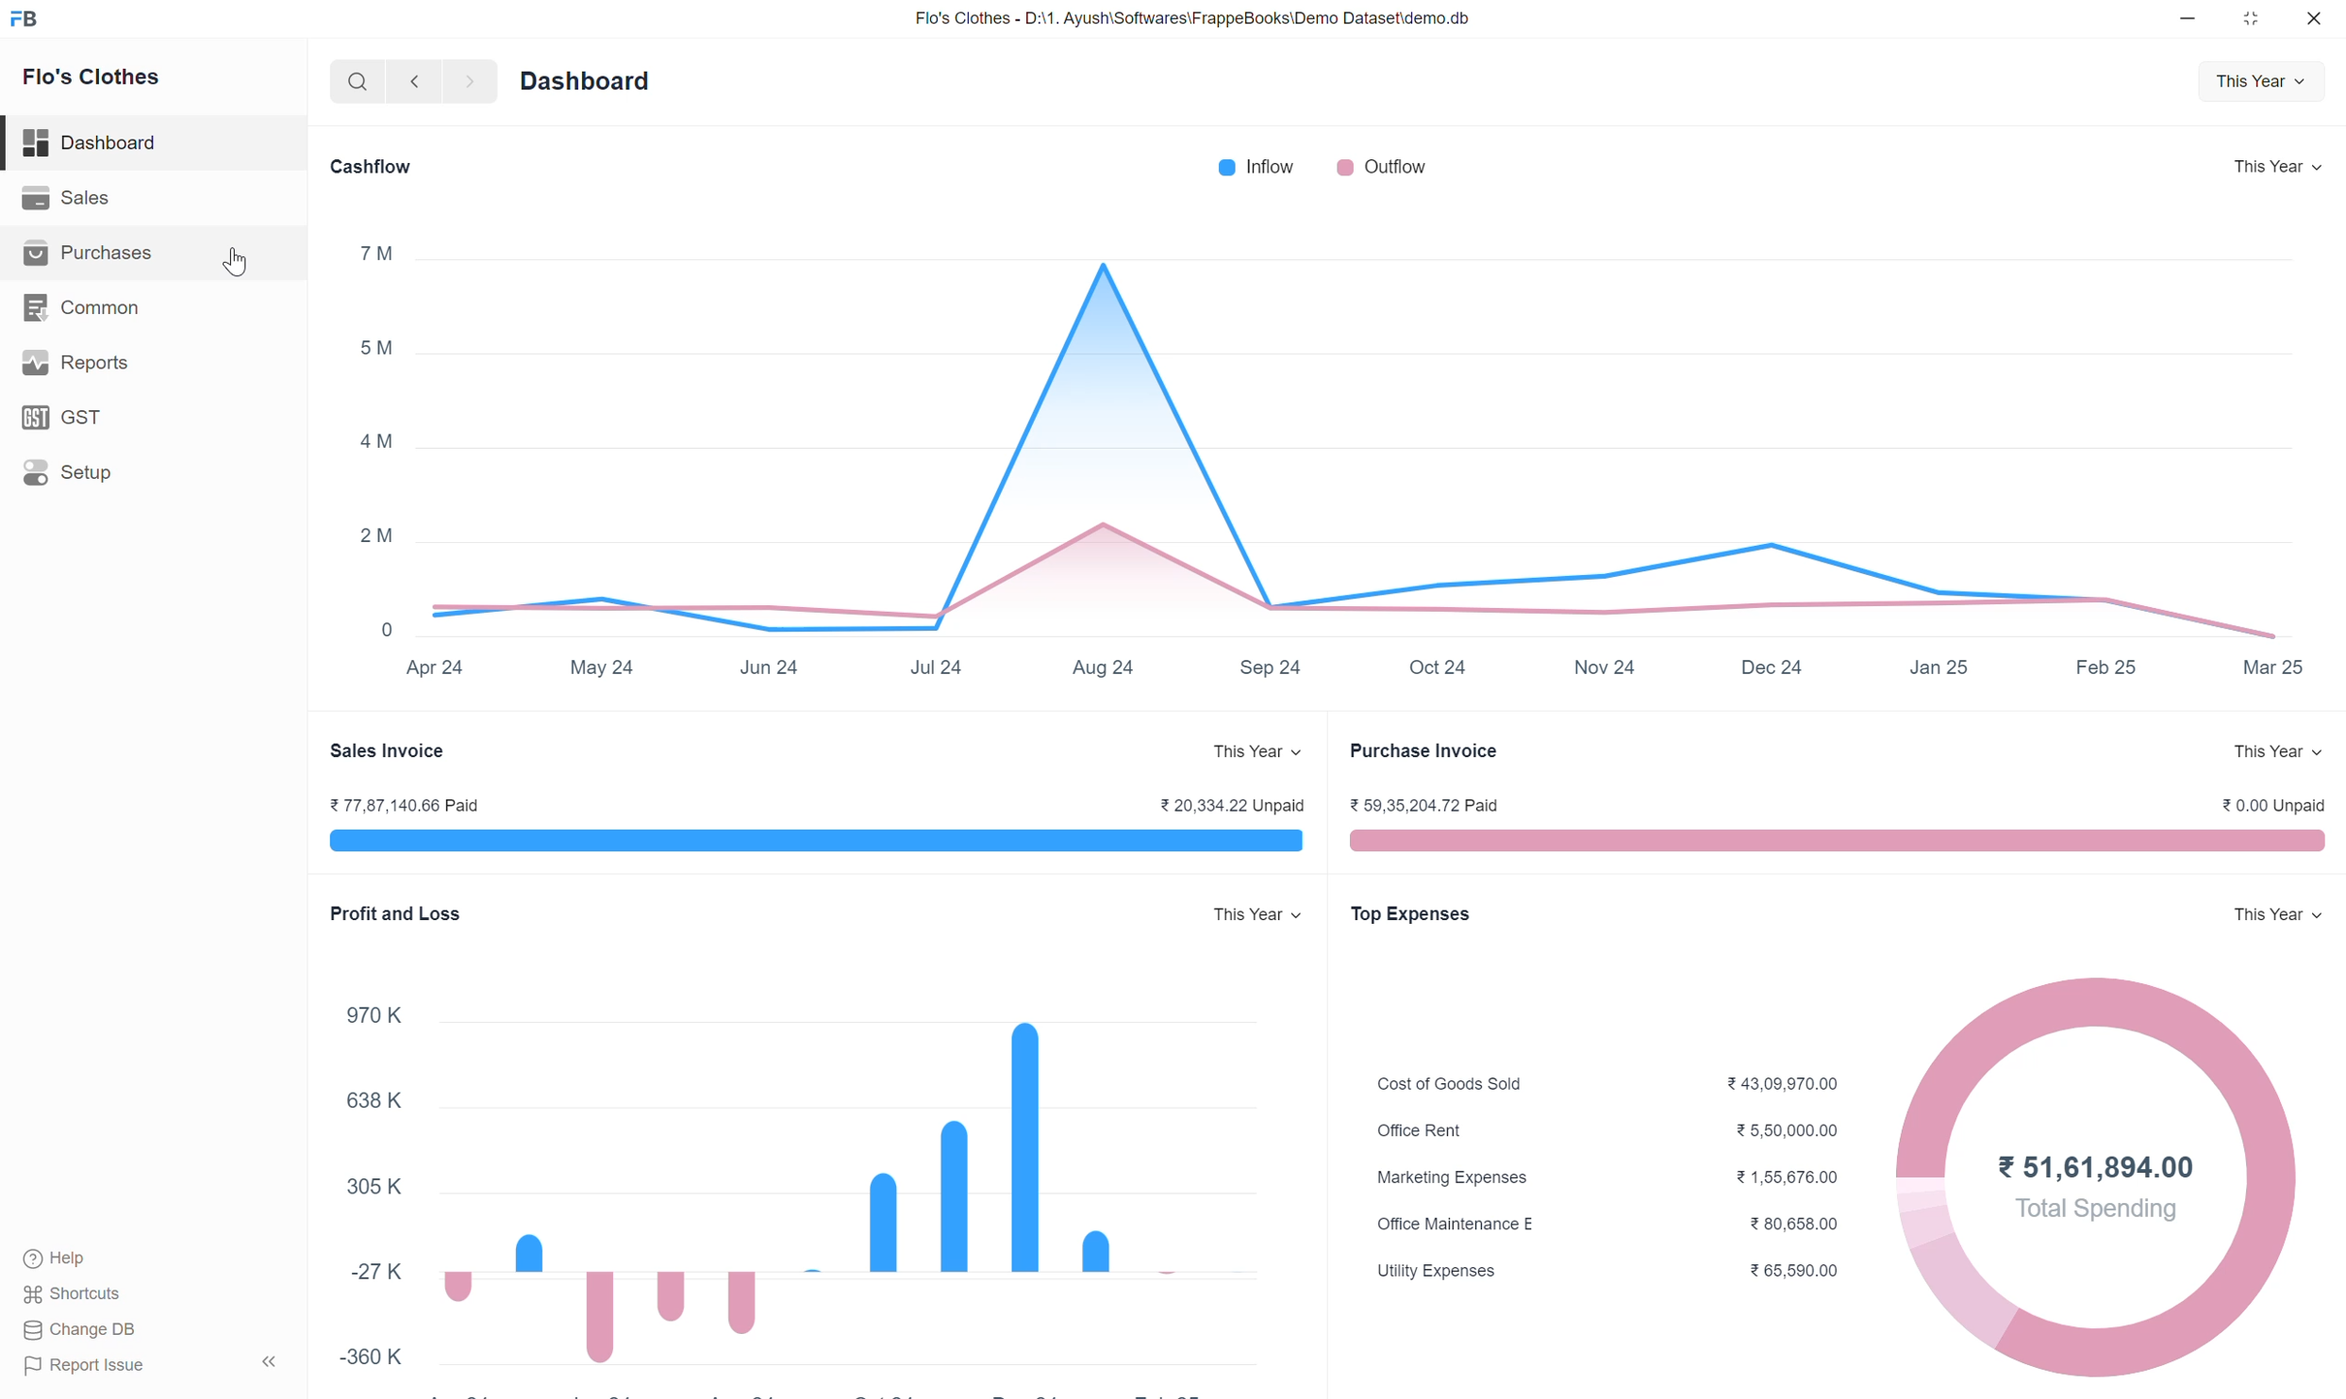 Image resolution: width=2346 pixels, height=1399 pixels. Describe the element at coordinates (1412, 915) in the screenshot. I see `Top Expenses` at that location.